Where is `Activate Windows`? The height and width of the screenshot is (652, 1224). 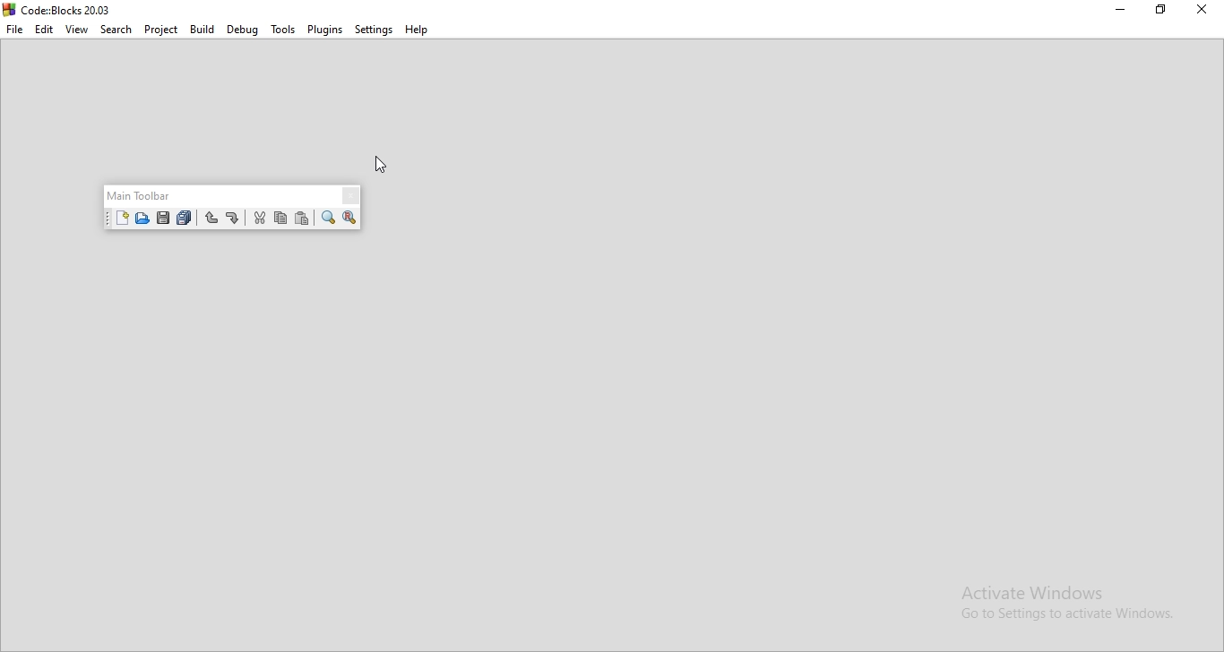
Activate Windows is located at coordinates (1033, 593).